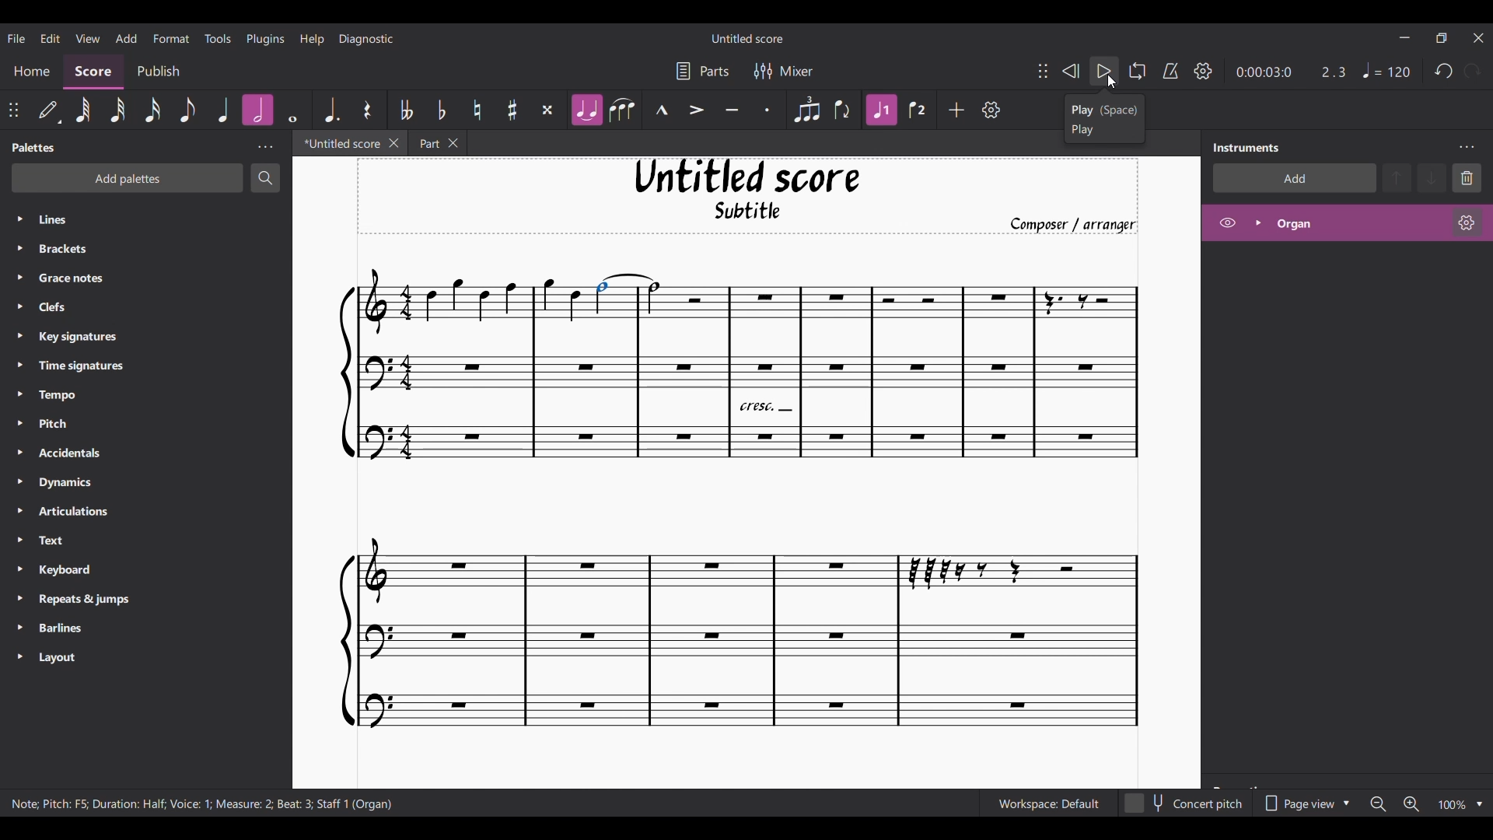 The width and height of the screenshot is (1493, 840). Describe the element at coordinates (1478, 38) in the screenshot. I see `Close interface` at that location.